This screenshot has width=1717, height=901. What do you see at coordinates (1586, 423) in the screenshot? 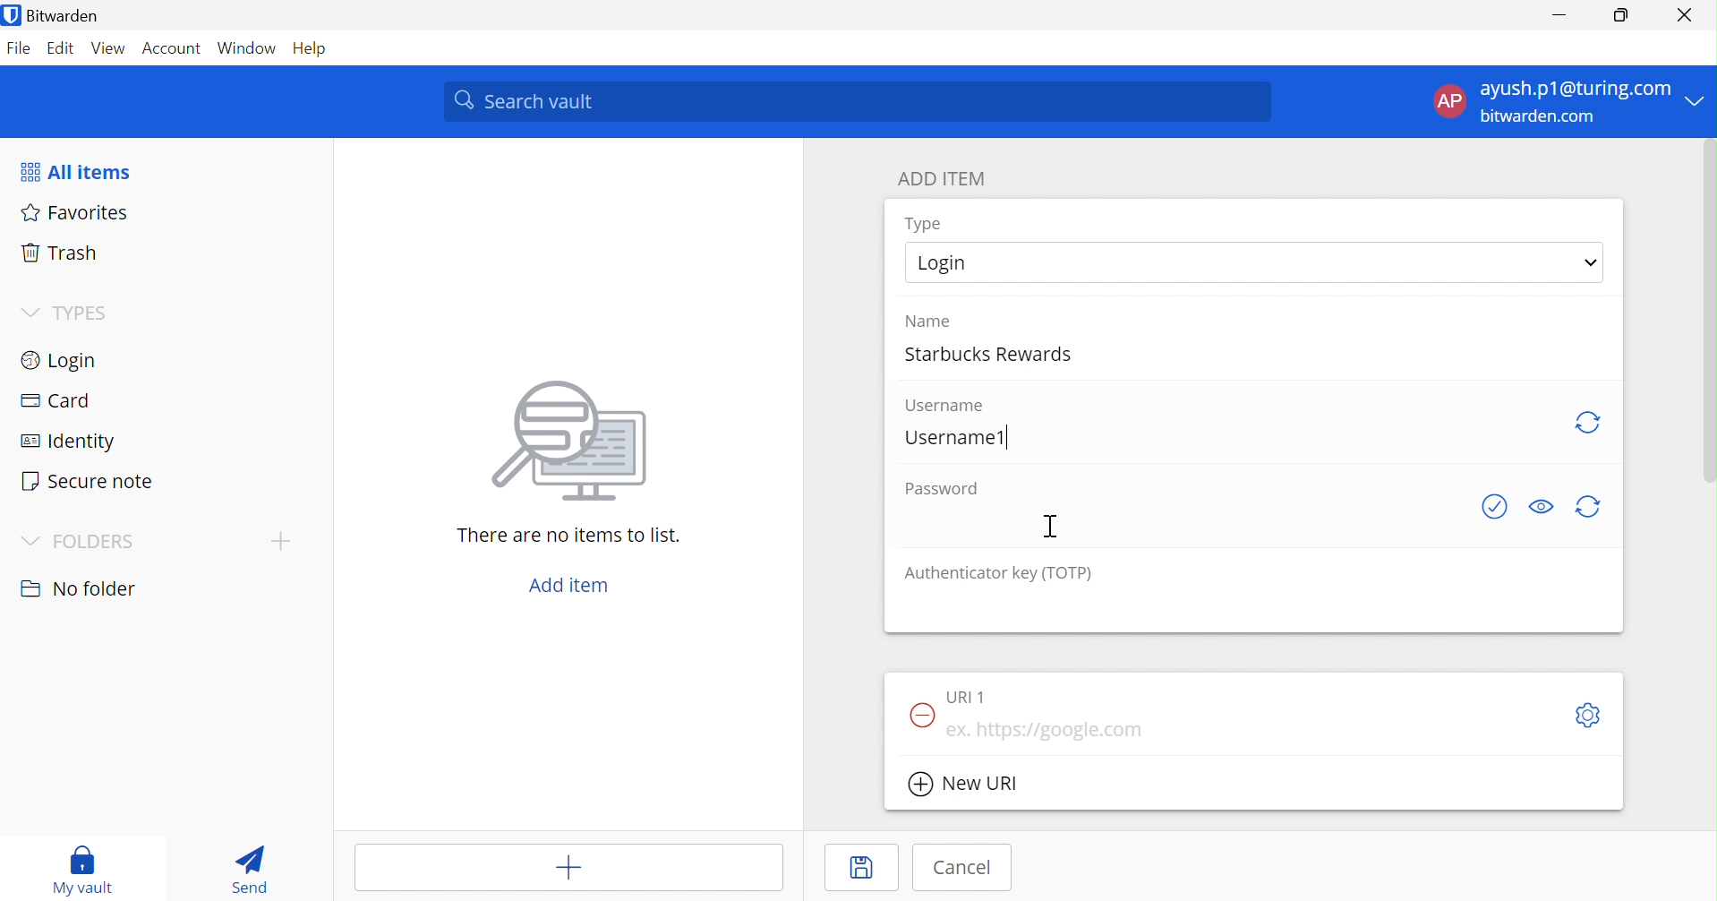
I see `Regenerate username` at bounding box center [1586, 423].